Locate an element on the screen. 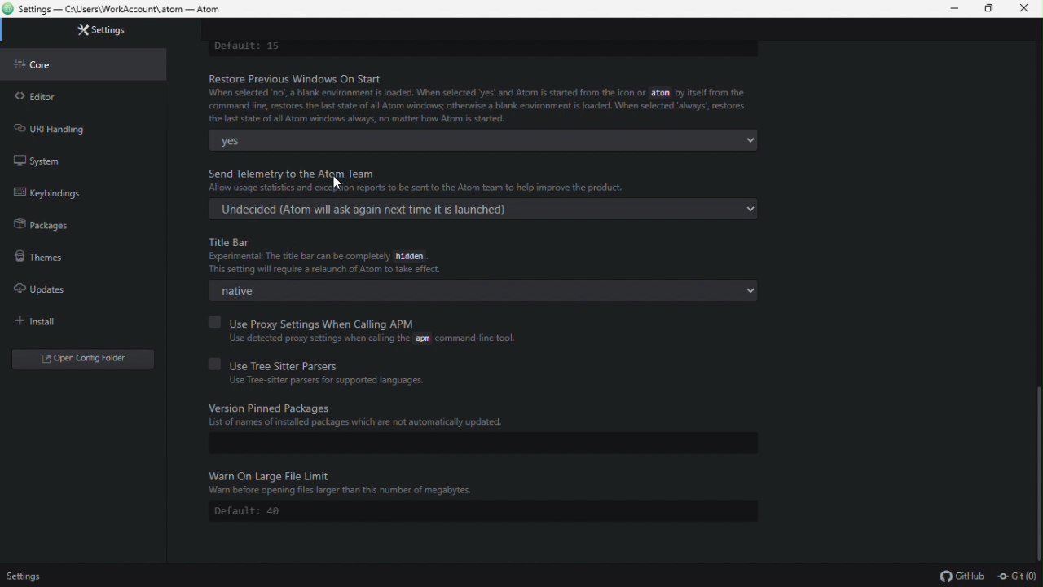 The height and width of the screenshot is (587, 1043). Use Tree sitter parsers is located at coordinates (275, 363).